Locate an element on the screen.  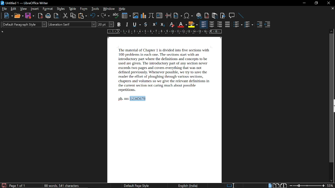
decrease indent is located at coordinates (268, 25).